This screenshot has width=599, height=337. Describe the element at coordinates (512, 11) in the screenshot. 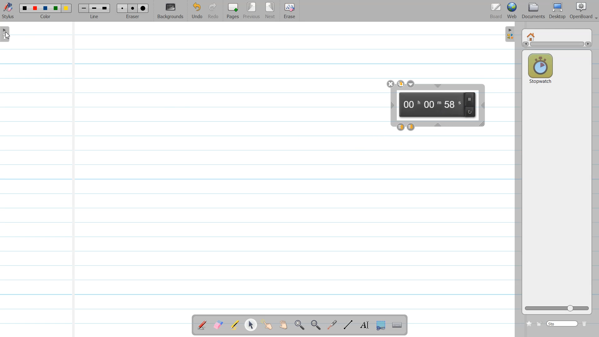

I see `Web` at that location.